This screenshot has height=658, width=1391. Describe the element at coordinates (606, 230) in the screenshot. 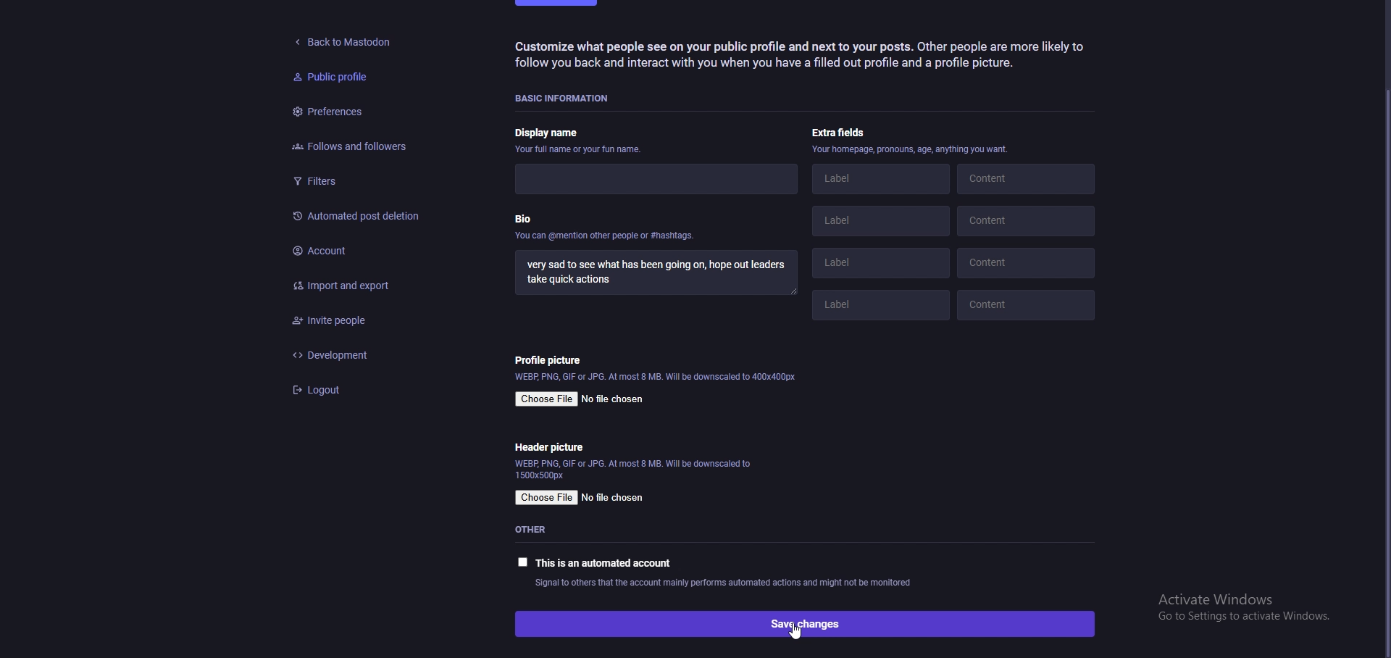

I see `bio` at that location.